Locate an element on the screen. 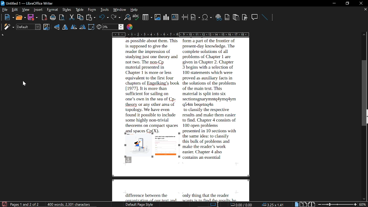  table is located at coordinates (80, 9).